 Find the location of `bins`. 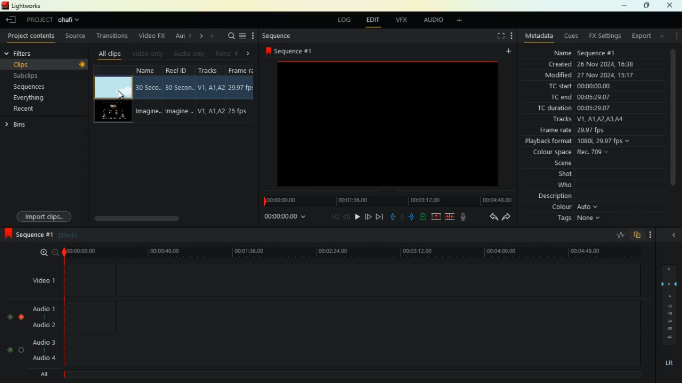

bins is located at coordinates (25, 124).